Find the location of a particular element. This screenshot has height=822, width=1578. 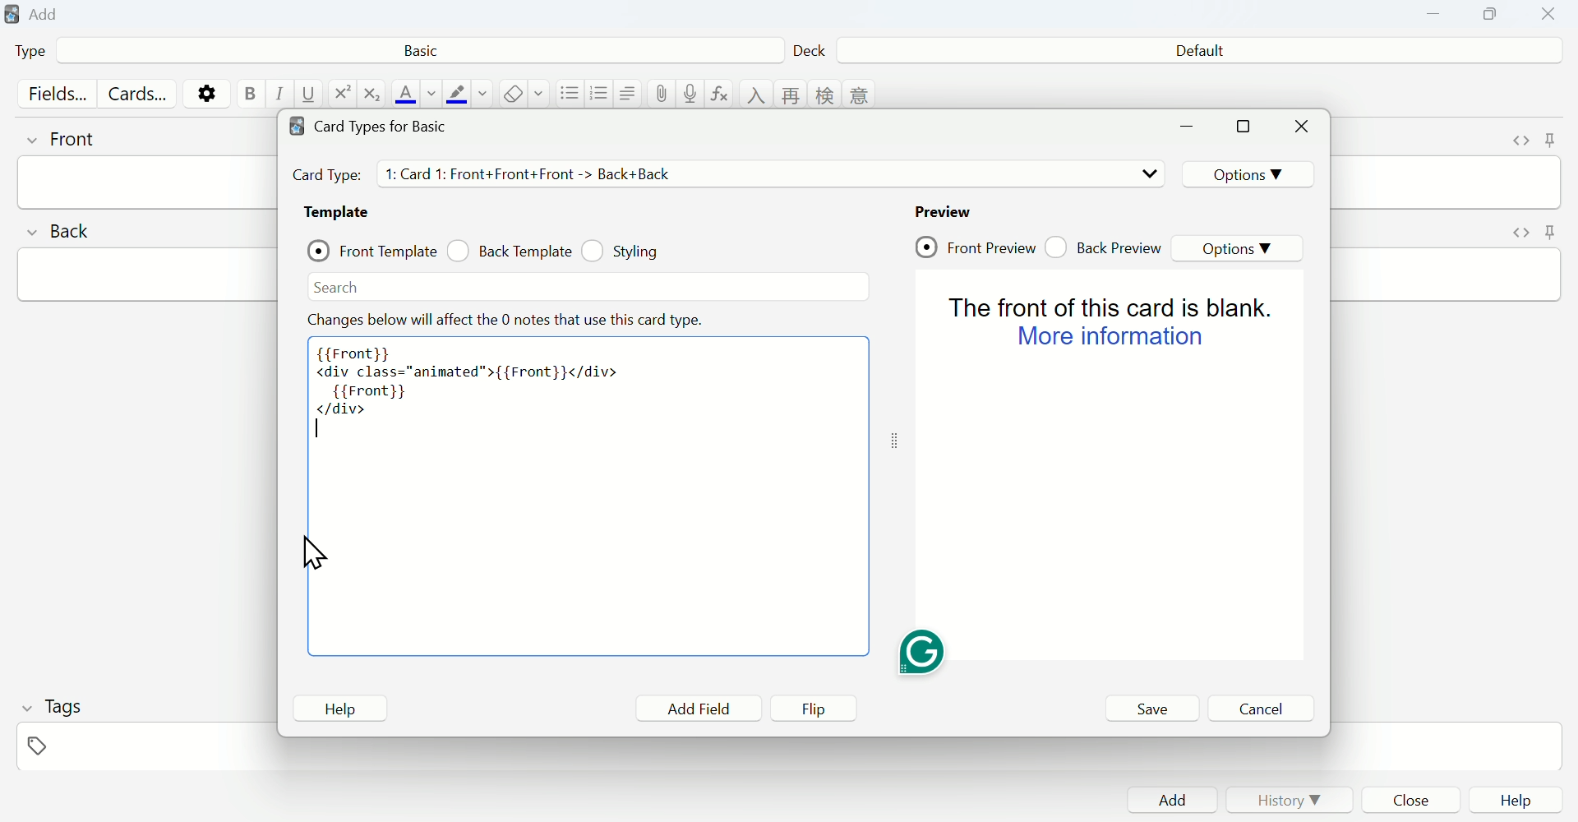

Help is located at coordinates (342, 709).